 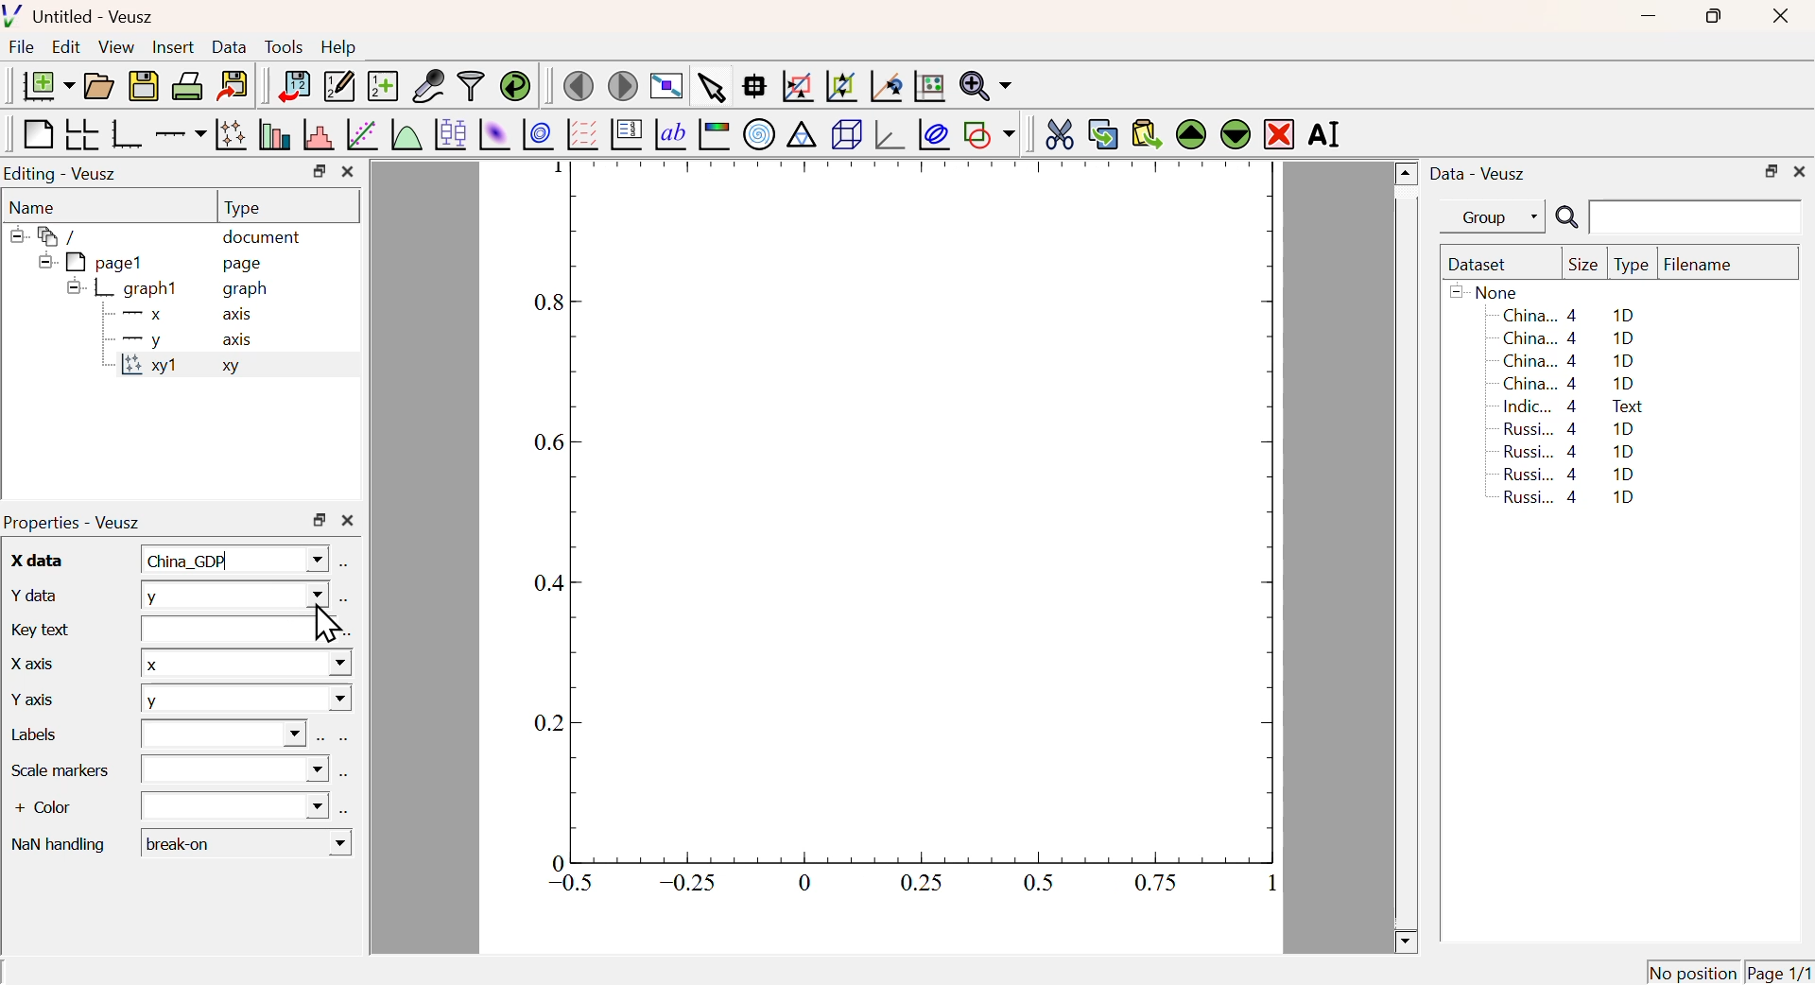 What do you see at coordinates (247, 843) in the screenshot?
I see `Break-on` at bounding box center [247, 843].